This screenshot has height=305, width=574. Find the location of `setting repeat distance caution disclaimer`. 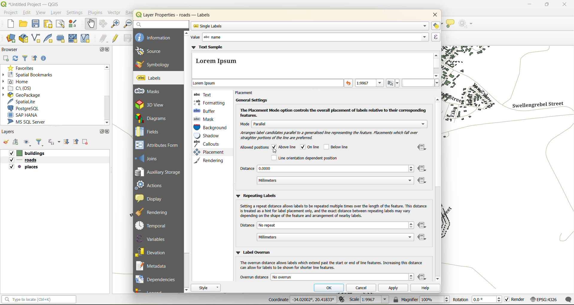

setting repeat distance caution disclaimer is located at coordinates (335, 211).